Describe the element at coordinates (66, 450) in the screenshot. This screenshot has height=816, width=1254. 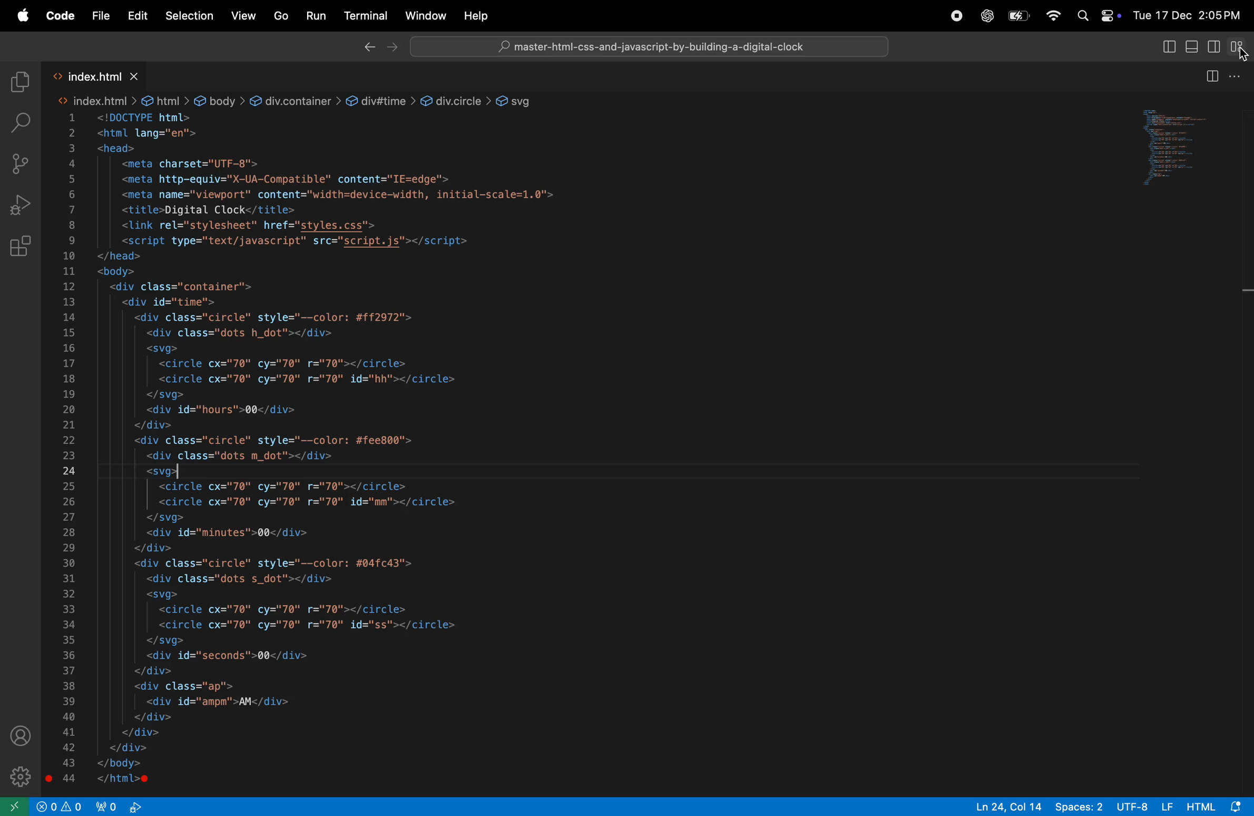
I see `1 2 3 4 5 6 7 8 9 10 11 12 13 14 15 16 17 18 19 20 21 22 23 24 25 26 27 28 29 30 31 32 33 34 35 36 37 38 39 40 41 42 43 44` at that location.